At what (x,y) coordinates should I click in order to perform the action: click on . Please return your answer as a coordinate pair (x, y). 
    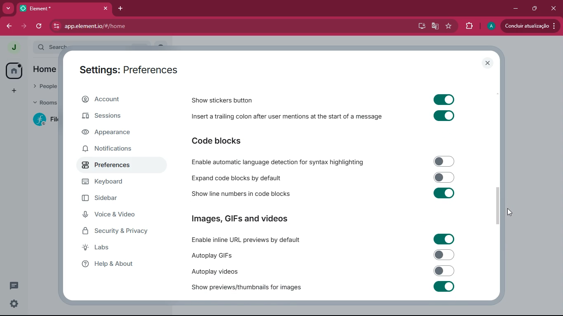
    Looking at the image, I should click on (444, 255).